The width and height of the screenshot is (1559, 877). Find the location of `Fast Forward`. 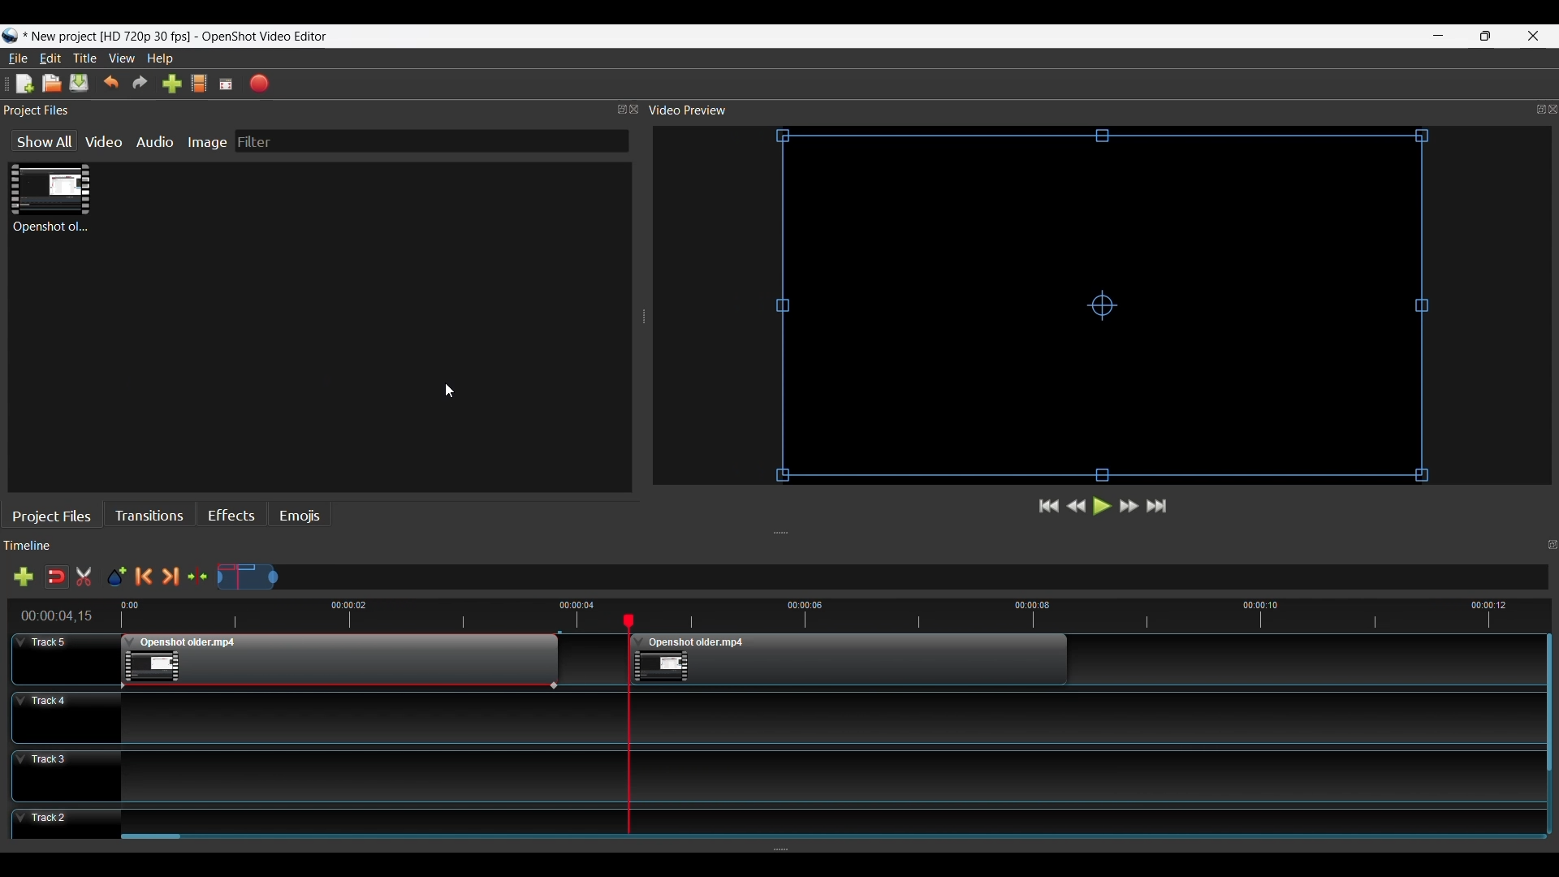

Fast Forward is located at coordinates (1129, 506).